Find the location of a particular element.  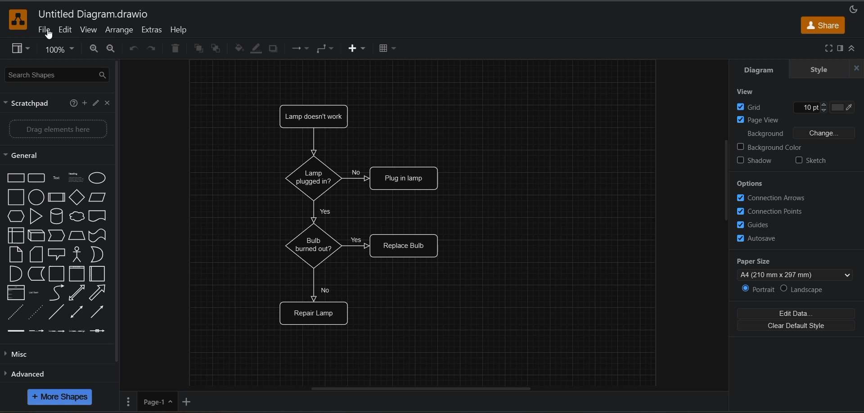

help is located at coordinates (72, 103).